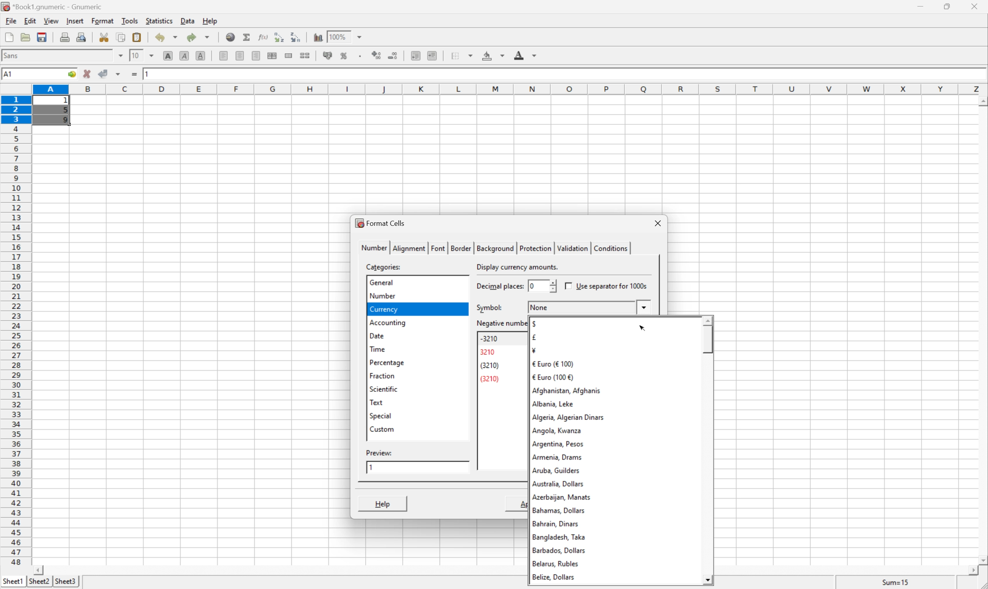  Describe the element at coordinates (248, 37) in the screenshot. I see `sum in current cell` at that location.